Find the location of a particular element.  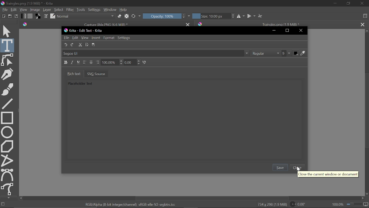

Line tool is located at coordinates (7, 103).